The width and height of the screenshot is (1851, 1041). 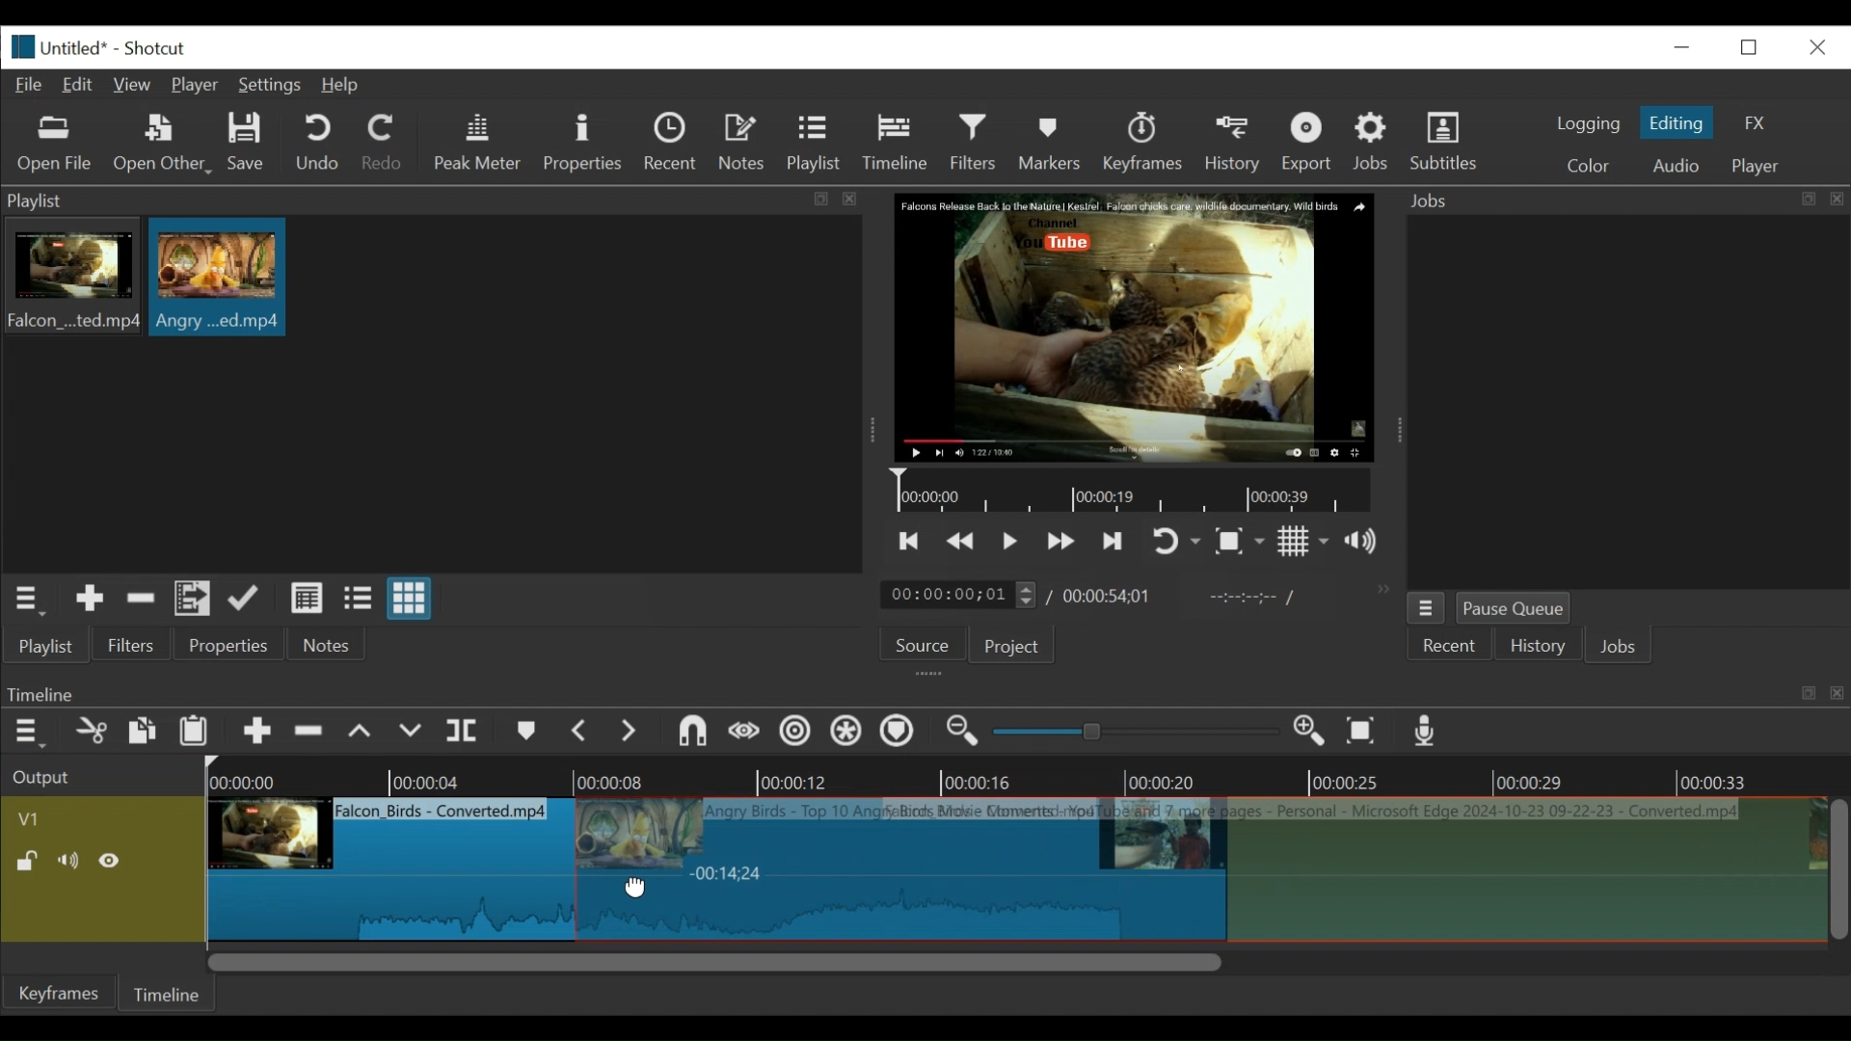 I want to click on Ripple markers, so click(x=901, y=734).